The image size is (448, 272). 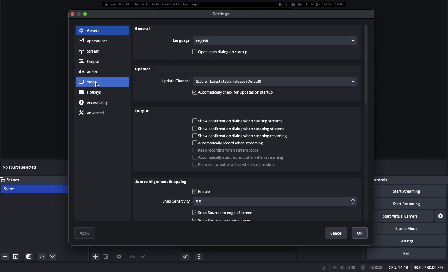 What do you see at coordinates (142, 256) in the screenshot?
I see `Move down` at bounding box center [142, 256].